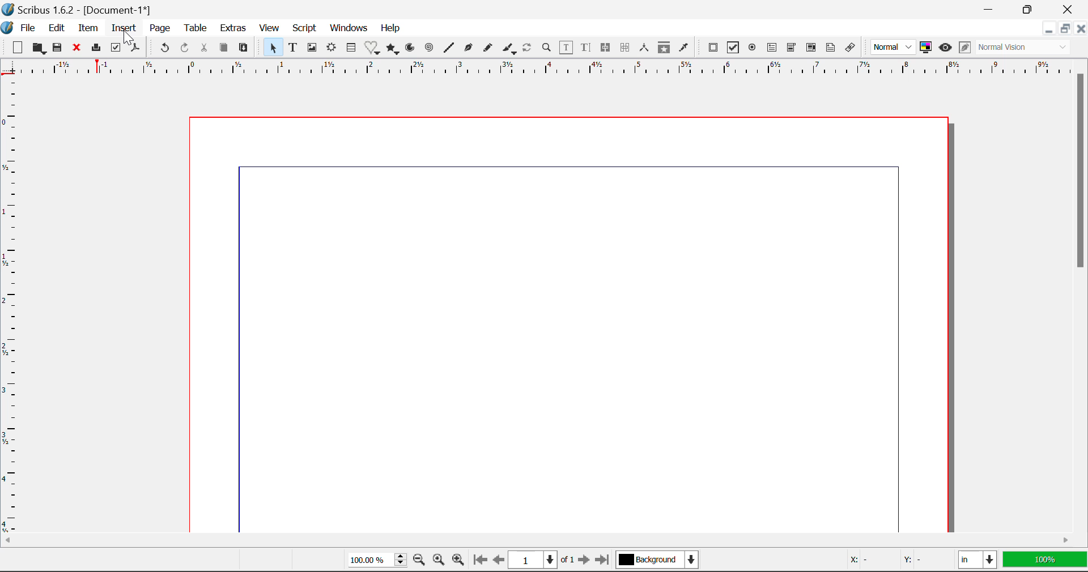 This screenshot has width=1088, height=572. Describe the element at coordinates (235, 29) in the screenshot. I see `Extras` at that location.